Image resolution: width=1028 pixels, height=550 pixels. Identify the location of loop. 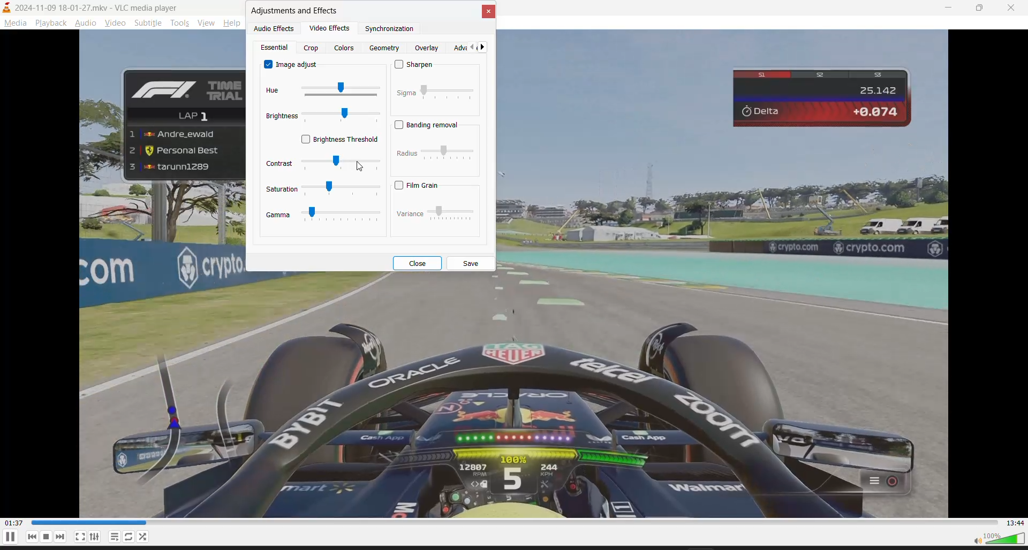
(131, 536).